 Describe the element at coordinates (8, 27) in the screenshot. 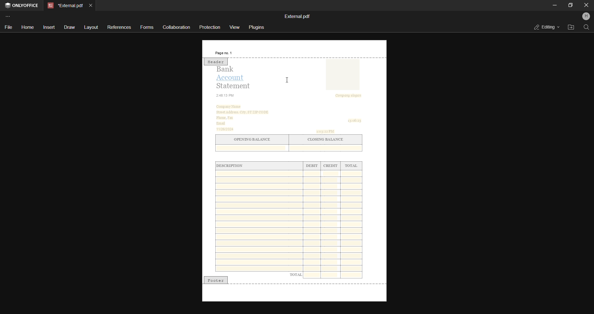

I see `file` at that location.